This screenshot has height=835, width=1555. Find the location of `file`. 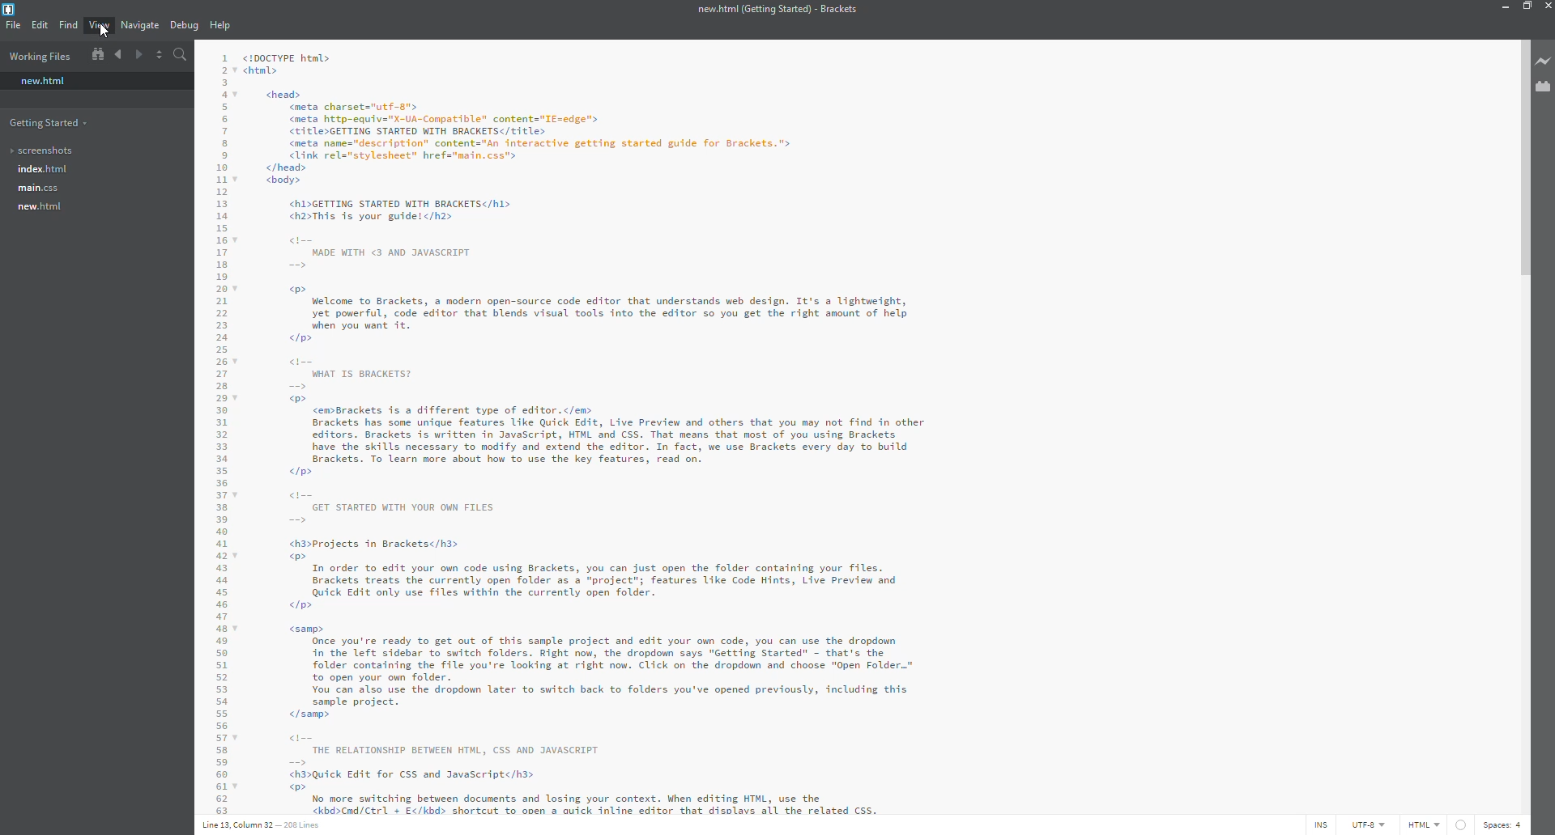

file is located at coordinates (12, 24).